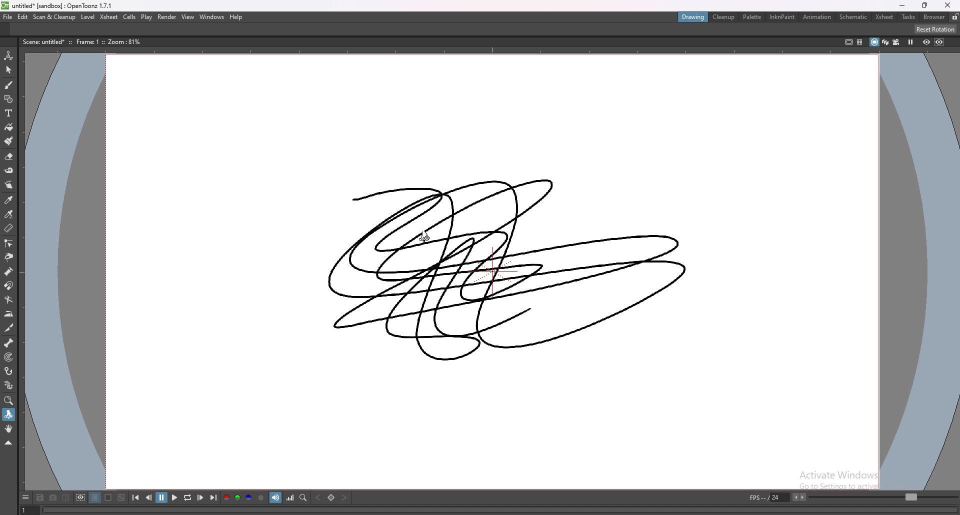 This screenshot has height=515, width=960. Describe the element at coordinates (318, 497) in the screenshot. I see `previous key` at that location.